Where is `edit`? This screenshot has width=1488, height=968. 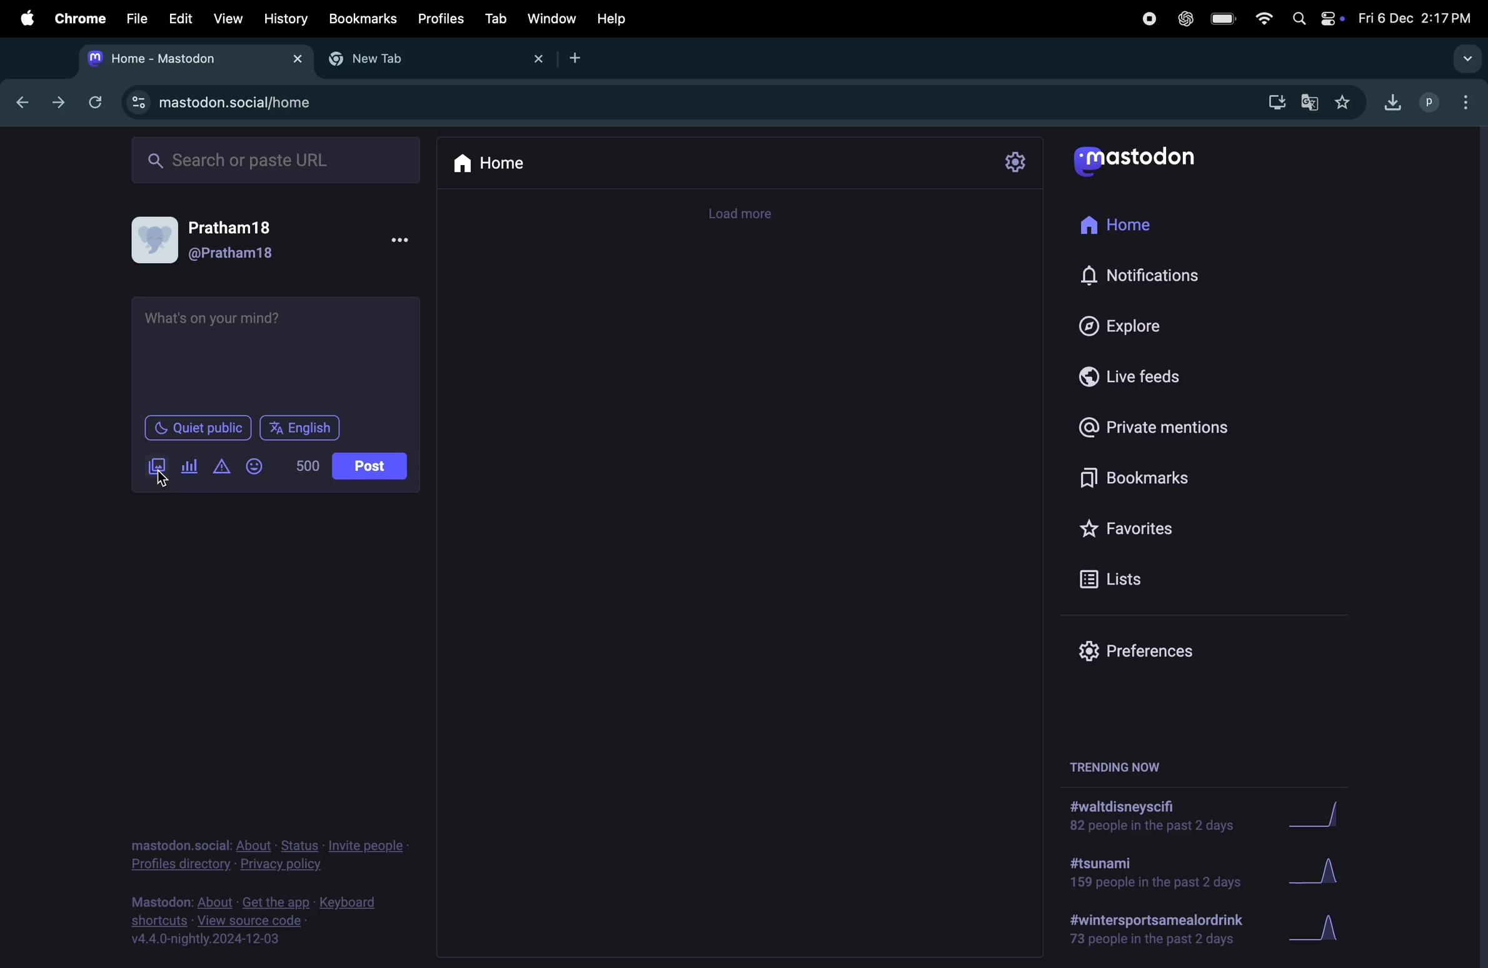 edit is located at coordinates (180, 19).